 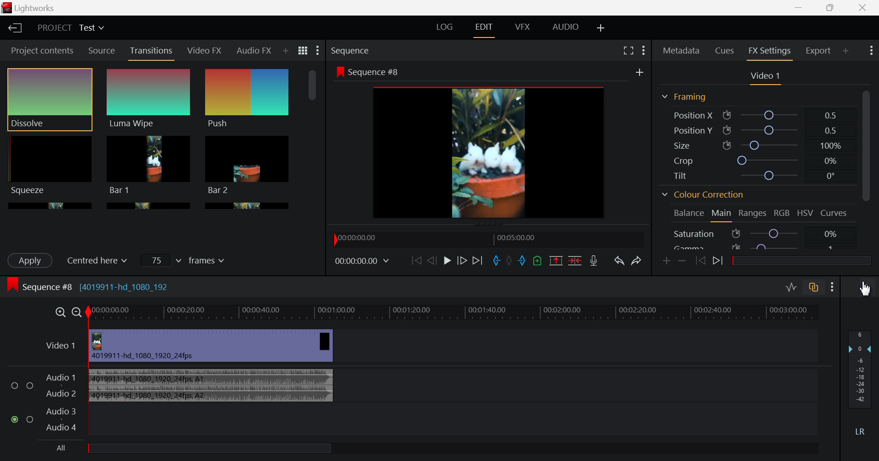 I want to click on To End, so click(x=478, y=262).